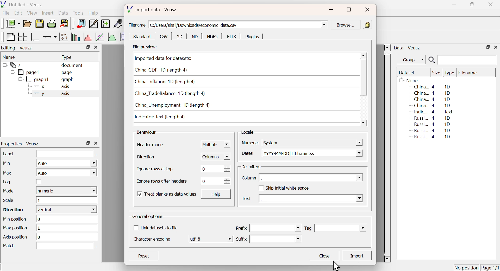 This screenshot has width=500, height=271. I want to click on Min, so click(9, 163).